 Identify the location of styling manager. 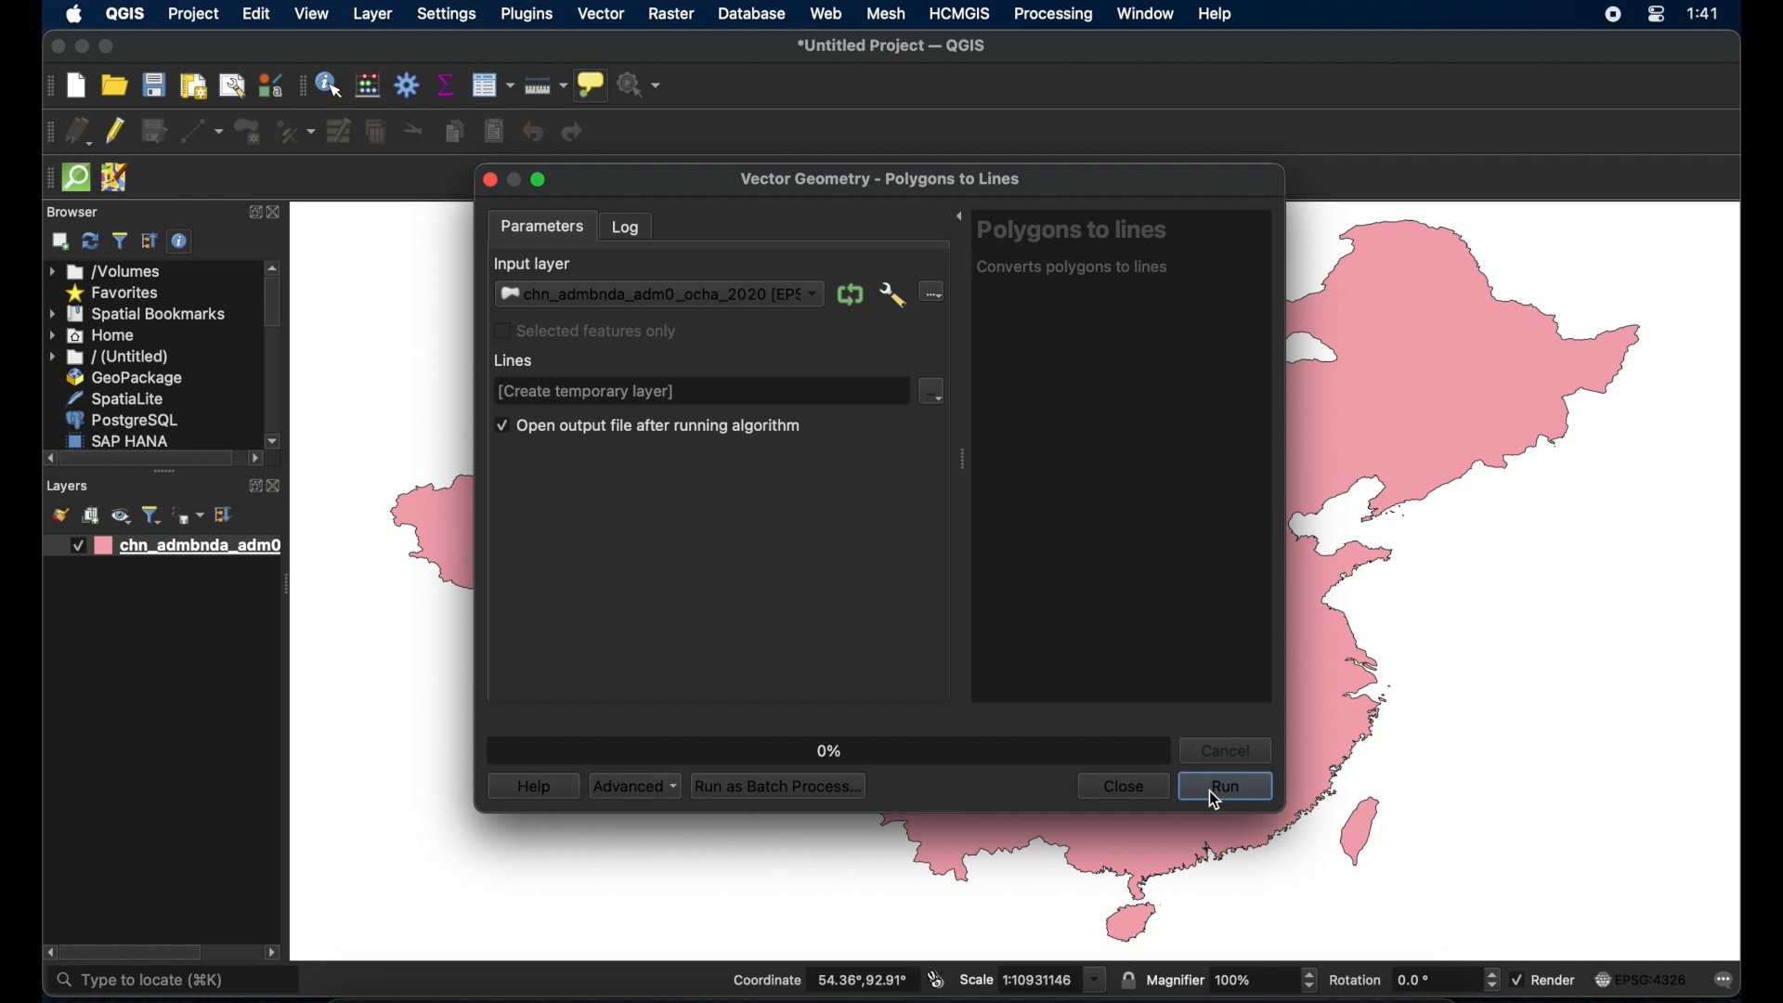
(270, 85).